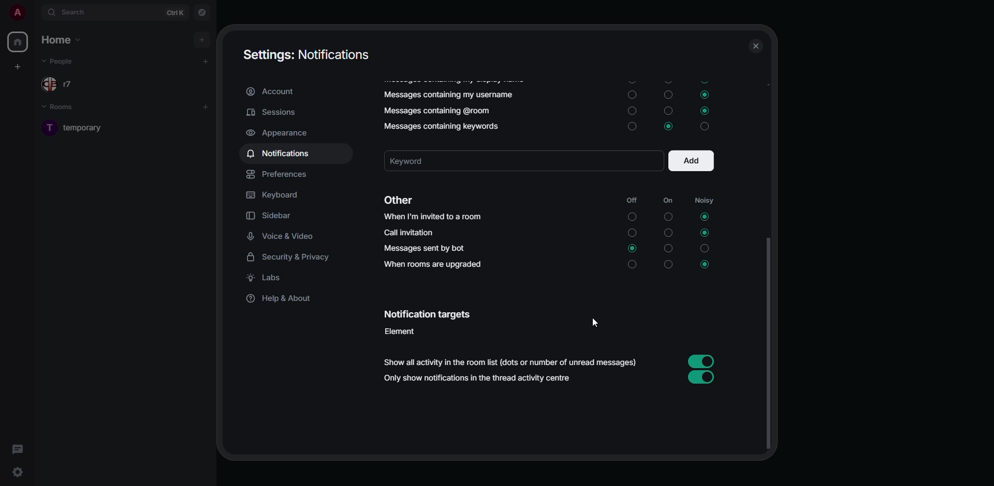 This screenshot has height=486, width=994. Describe the element at coordinates (274, 113) in the screenshot. I see `sessions` at that location.